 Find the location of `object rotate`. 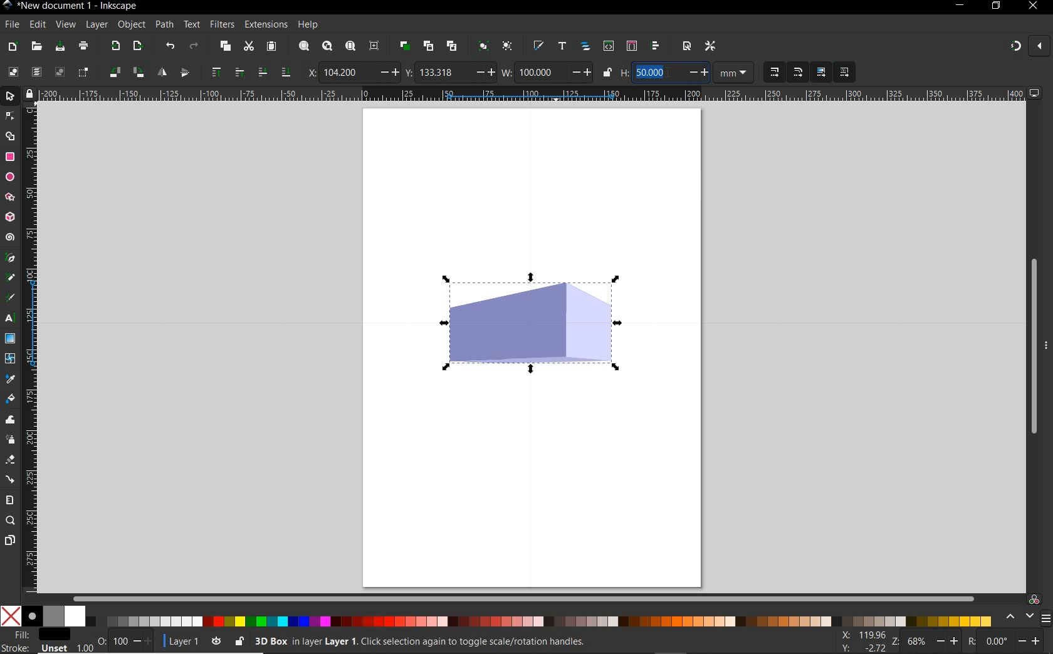

object rotate is located at coordinates (137, 72).